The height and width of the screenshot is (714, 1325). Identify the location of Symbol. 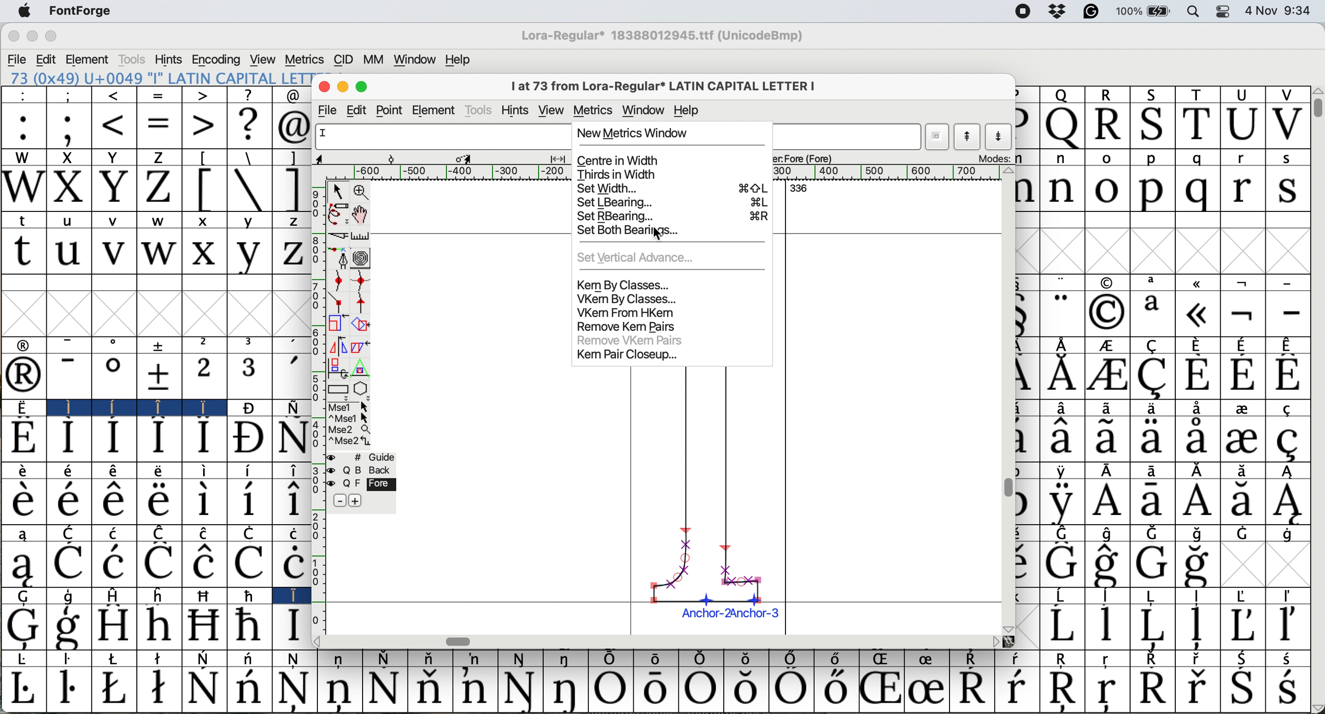
(298, 659).